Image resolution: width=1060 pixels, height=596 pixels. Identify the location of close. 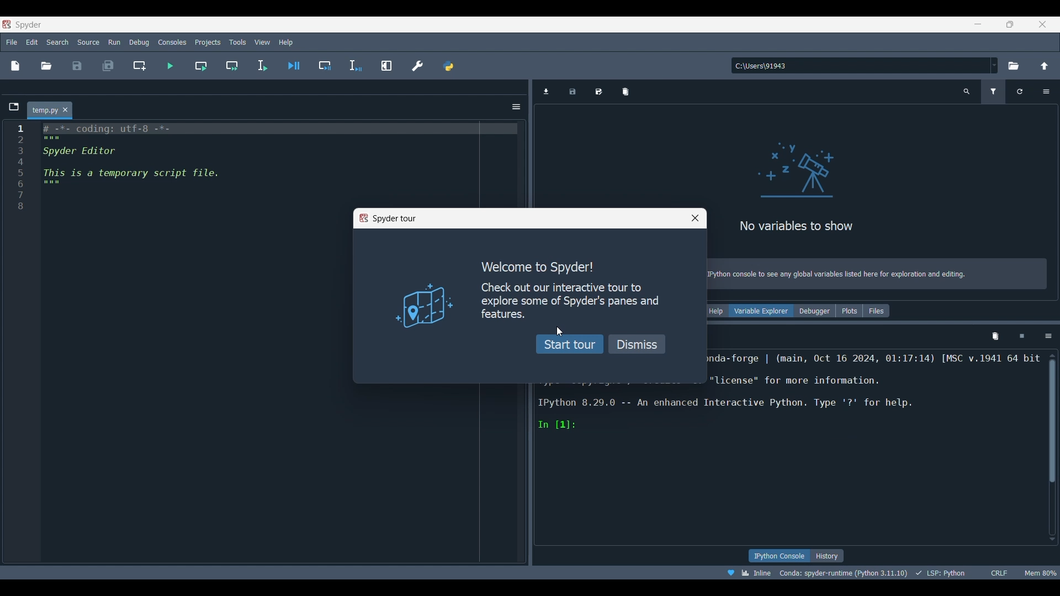
(689, 220).